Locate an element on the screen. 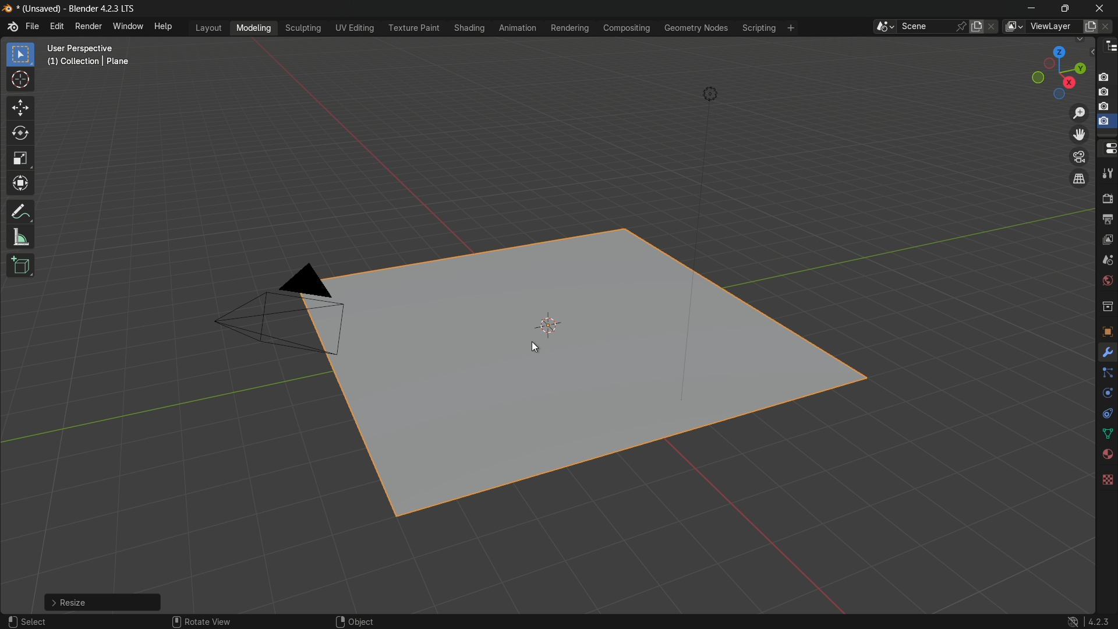  scene is located at coordinates (1105, 260).